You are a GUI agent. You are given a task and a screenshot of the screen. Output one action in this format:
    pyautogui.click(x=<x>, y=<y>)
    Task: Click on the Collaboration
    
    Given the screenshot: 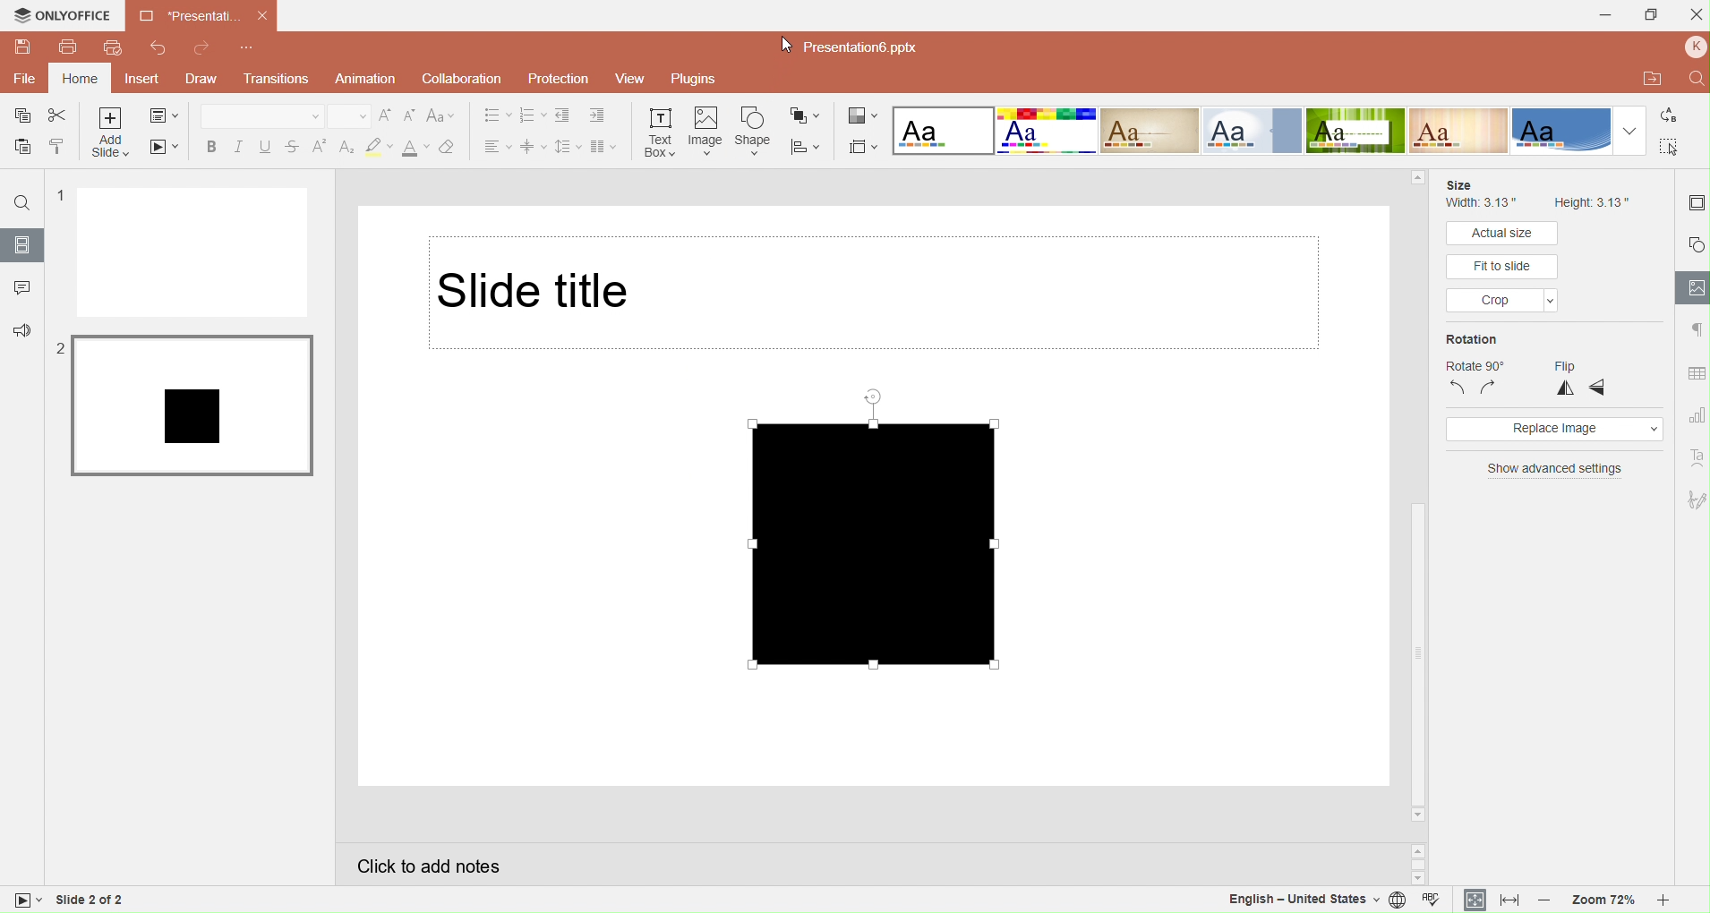 What is the action you would take?
    pyautogui.click(x=463, y=79)
    